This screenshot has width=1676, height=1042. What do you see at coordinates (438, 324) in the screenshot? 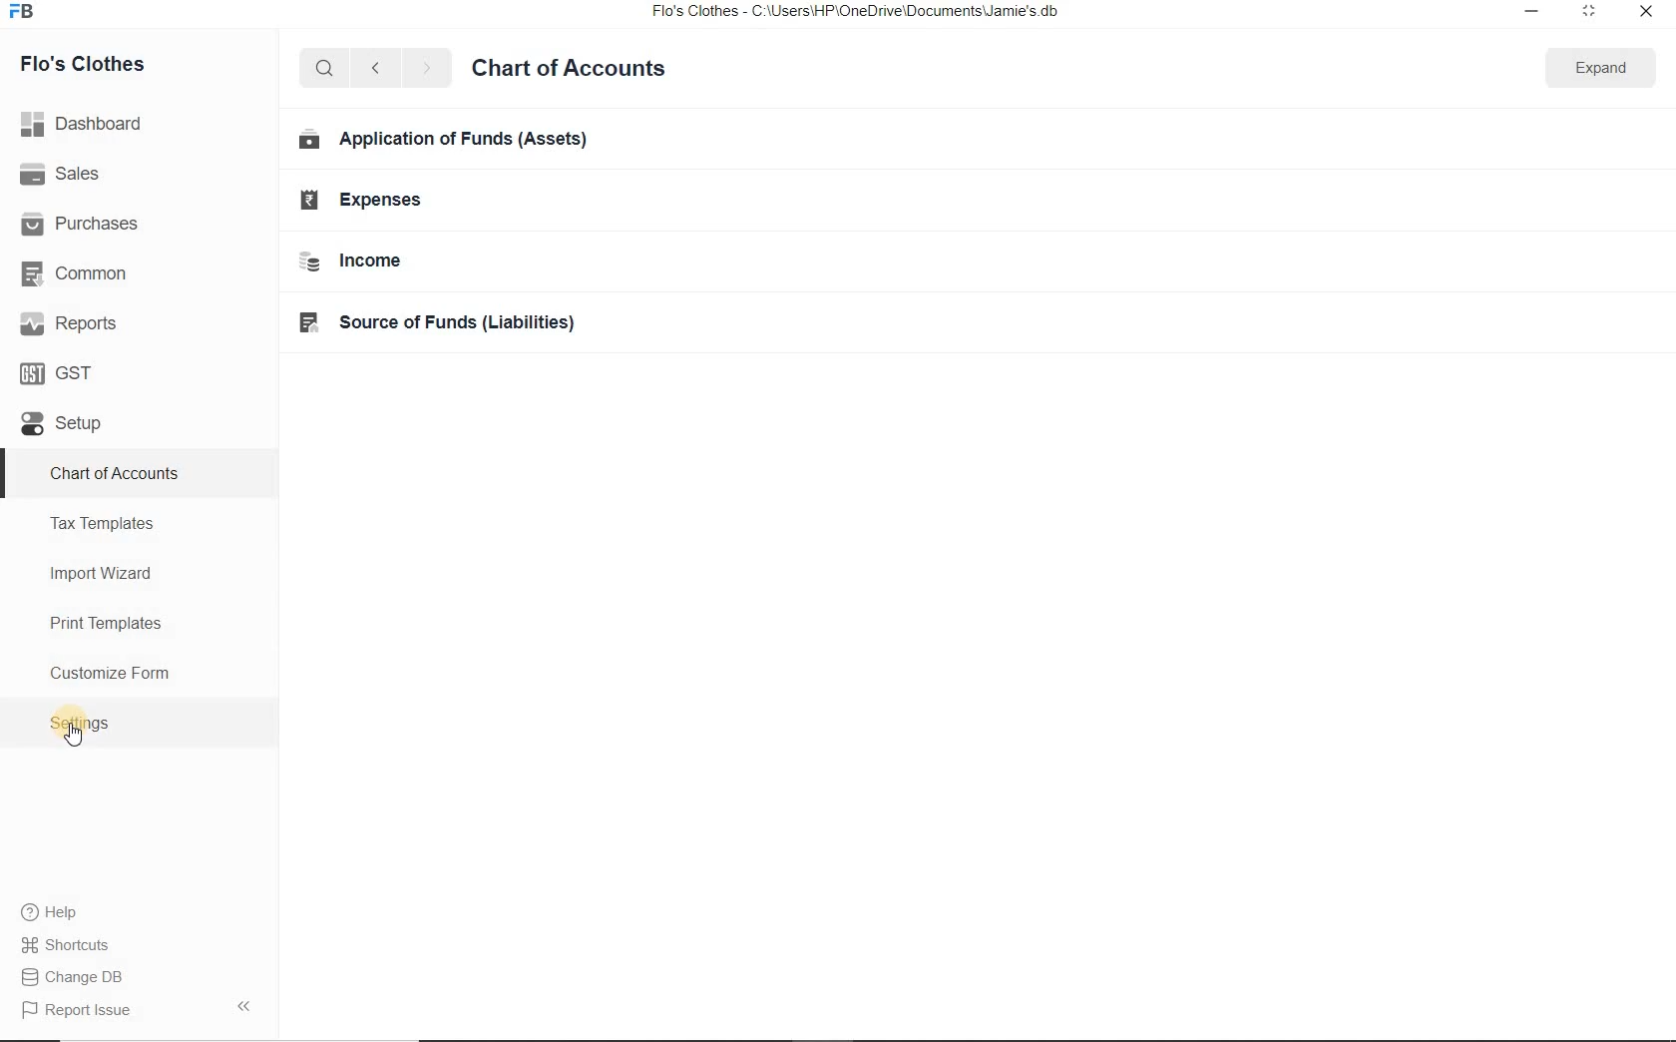
I see `Source of Funds (Liabilities)` at bounding box center [438, 324].